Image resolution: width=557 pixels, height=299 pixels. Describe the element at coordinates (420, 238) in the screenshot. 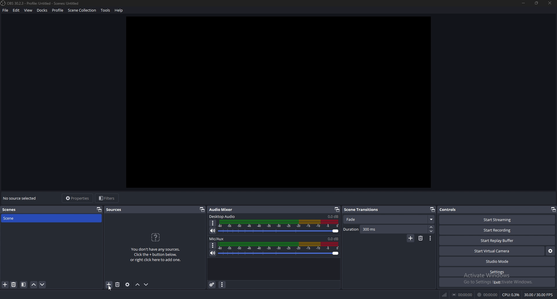

I see `remove transition` at that location.